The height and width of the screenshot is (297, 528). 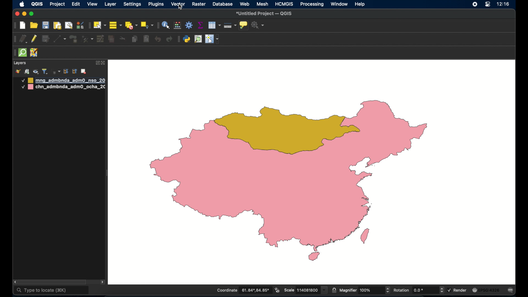 I want to click on create new project, so click(x=23, y=26).